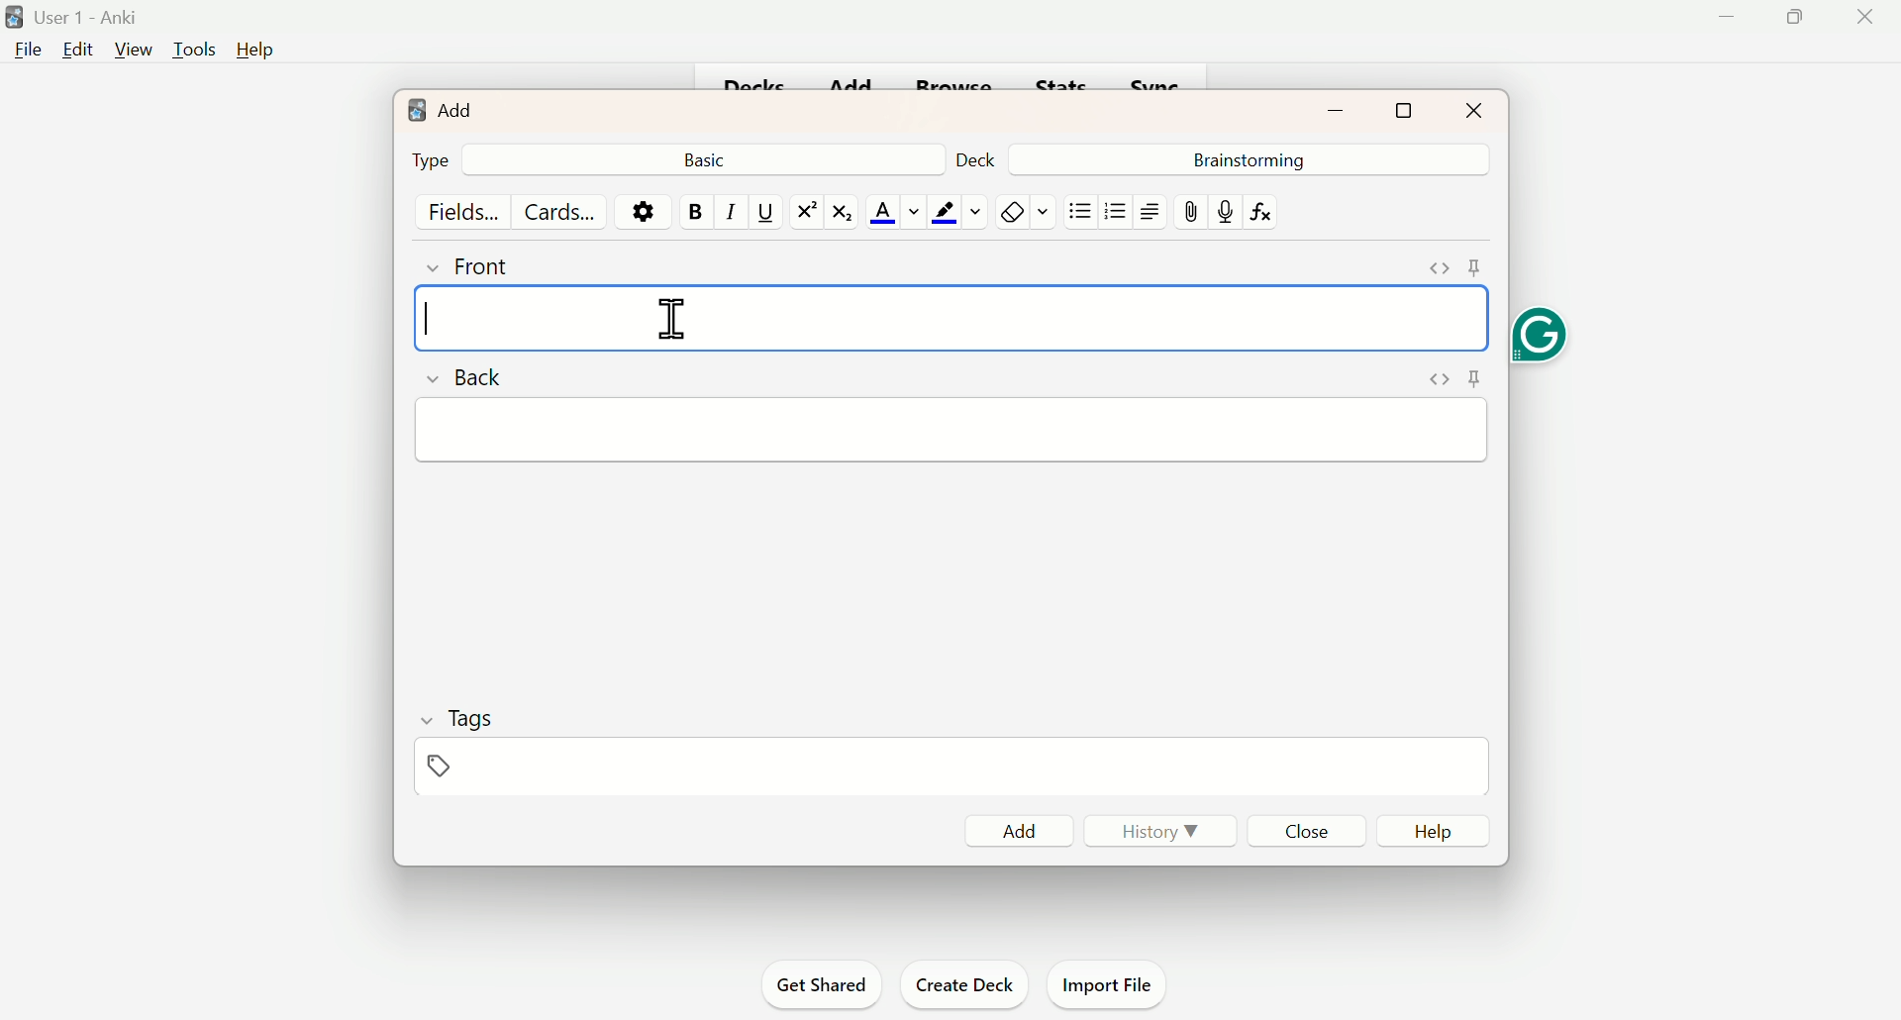 This screenshot has width=1901, height=1020. What do you see at coordinates (1081, 210) in the screenshot?
I see `Unorganised list` at bounding box center [1081, 210].